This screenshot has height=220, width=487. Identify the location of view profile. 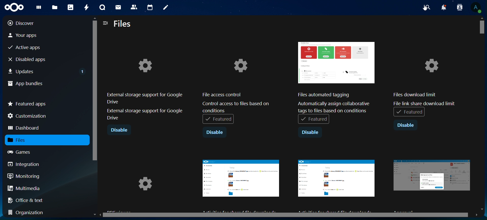
(478, 8).